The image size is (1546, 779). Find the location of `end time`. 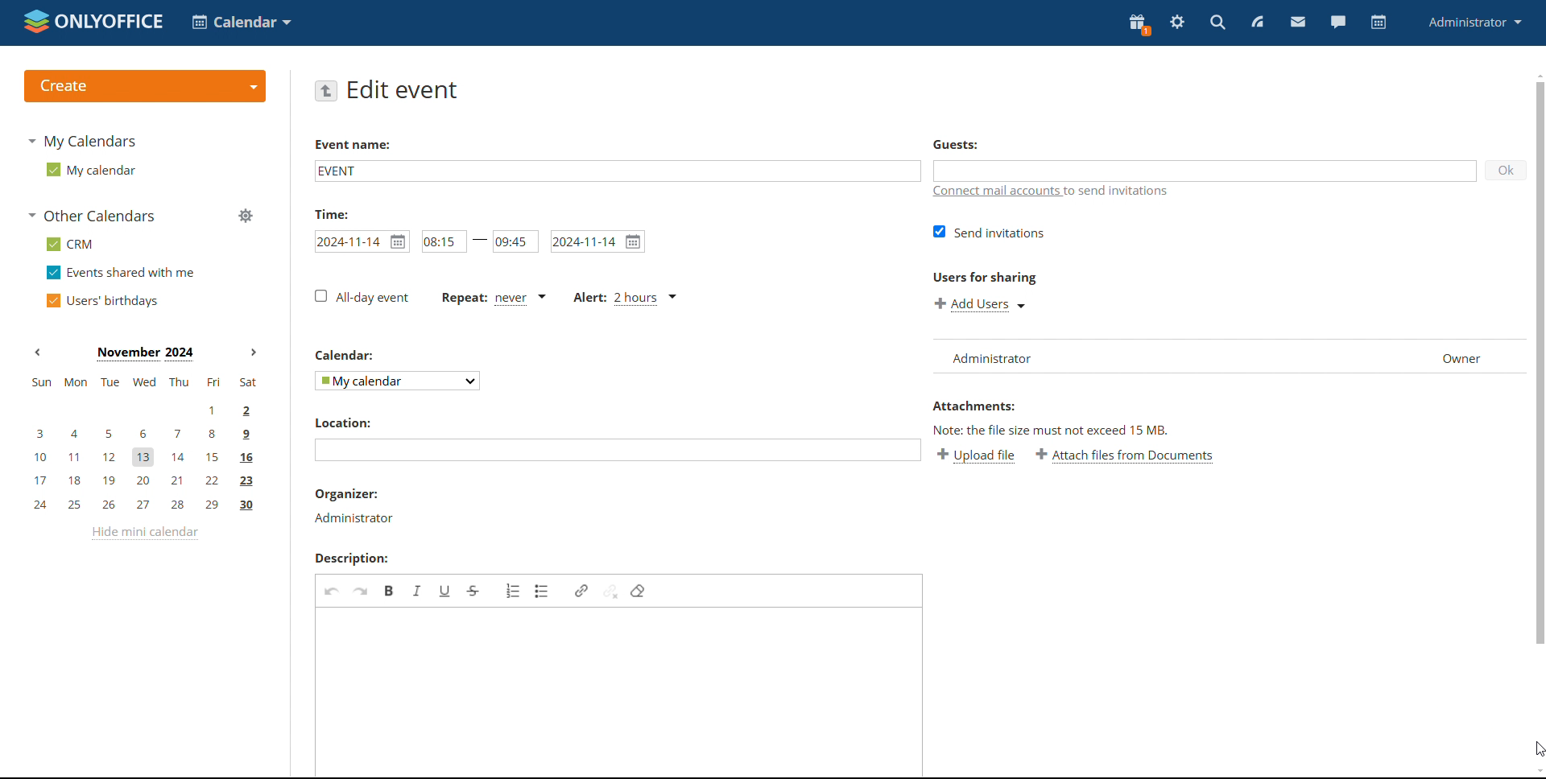

end time is located at coordinates (515, 242).